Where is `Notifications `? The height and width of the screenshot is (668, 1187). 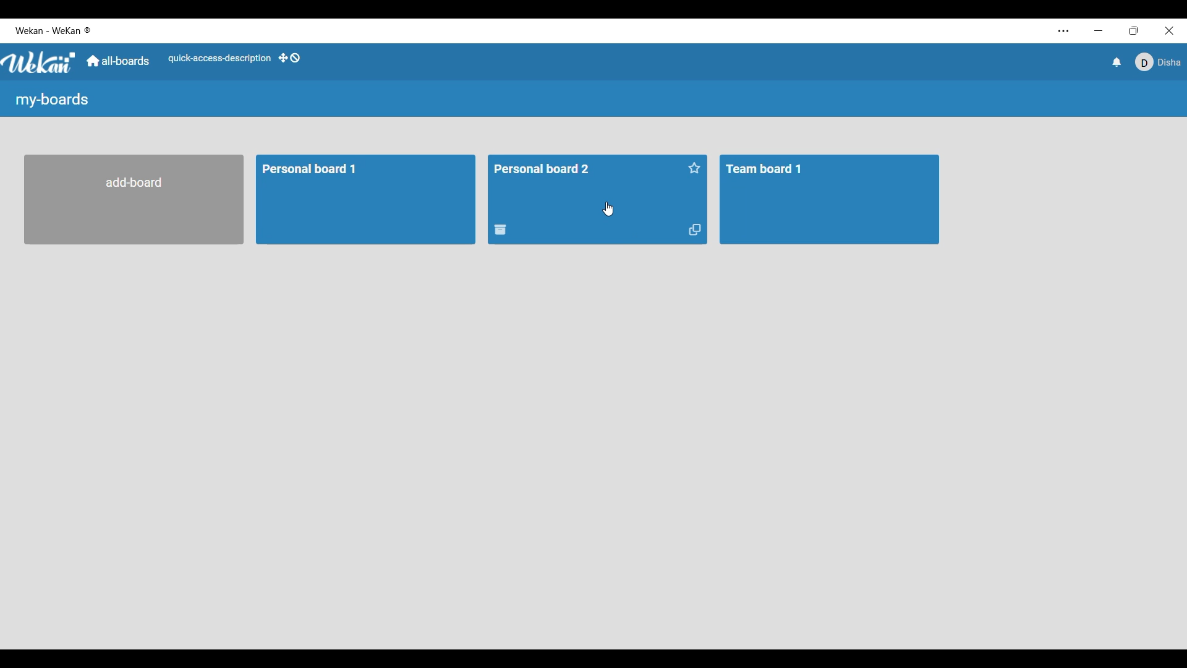 Notifications  is located at coordinates (1117, 62).